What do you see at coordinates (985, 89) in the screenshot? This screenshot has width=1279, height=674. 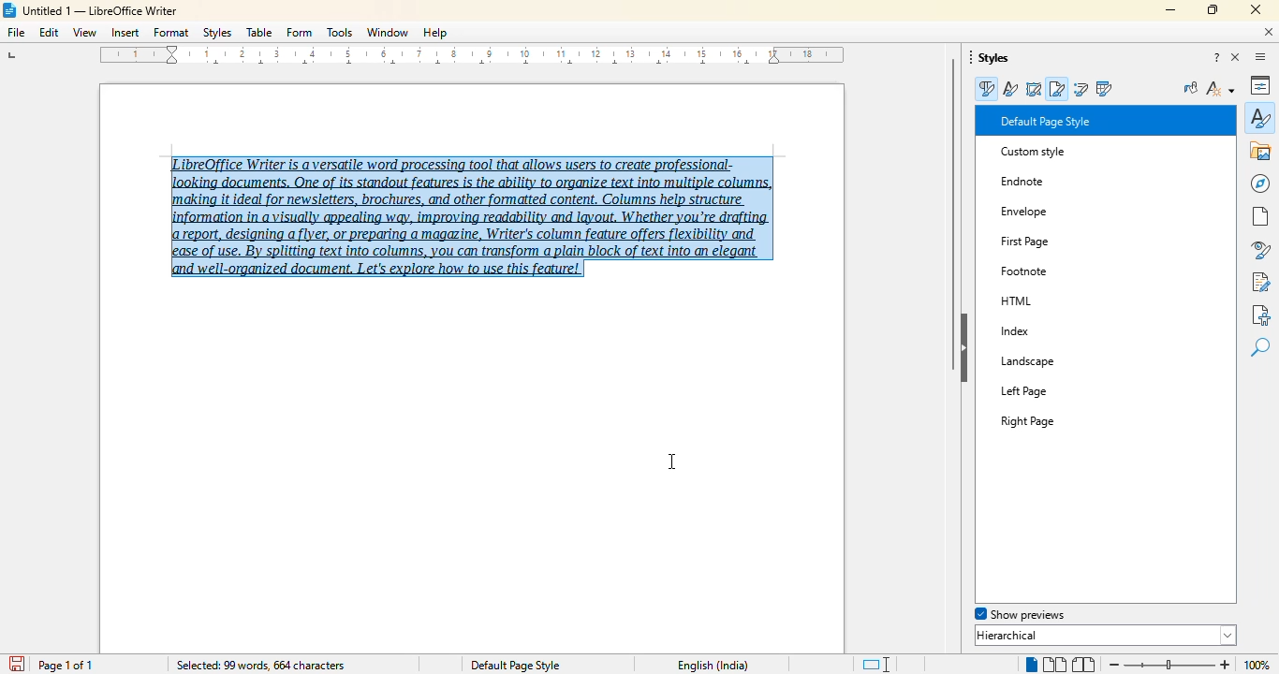 I see `paragraph styles` at bounding box center [985, 89].